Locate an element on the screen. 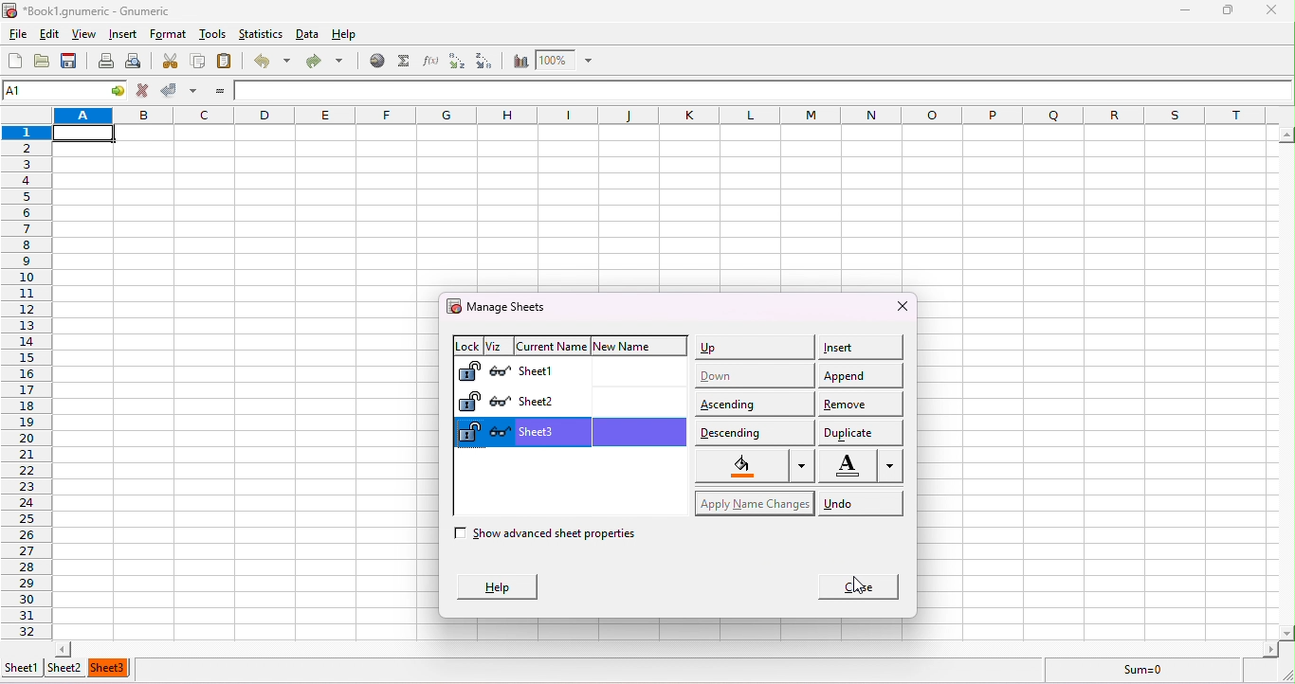  descending is located at coordinates (753, 430).